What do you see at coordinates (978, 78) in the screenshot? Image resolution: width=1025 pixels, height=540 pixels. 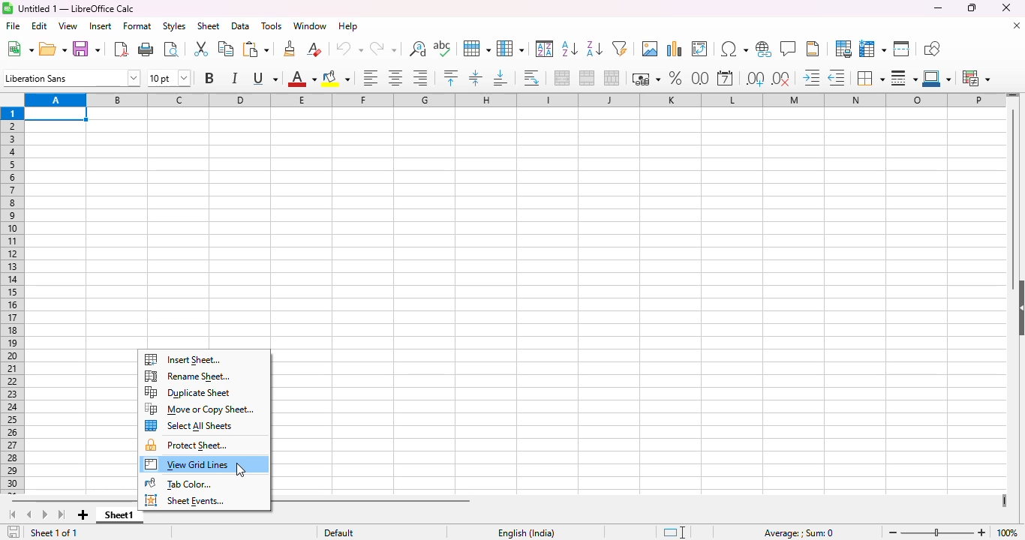 I see `conditional` at bounding box center [978, 78].